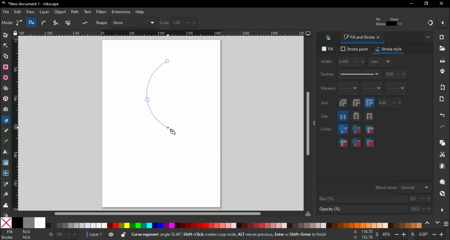 Image resolution: width=450 pixels, height=240 pixels. What do you see at coordinates (443, 50) in the screenshot?
I see `open file dialogue` at bounding box center [443, 50].